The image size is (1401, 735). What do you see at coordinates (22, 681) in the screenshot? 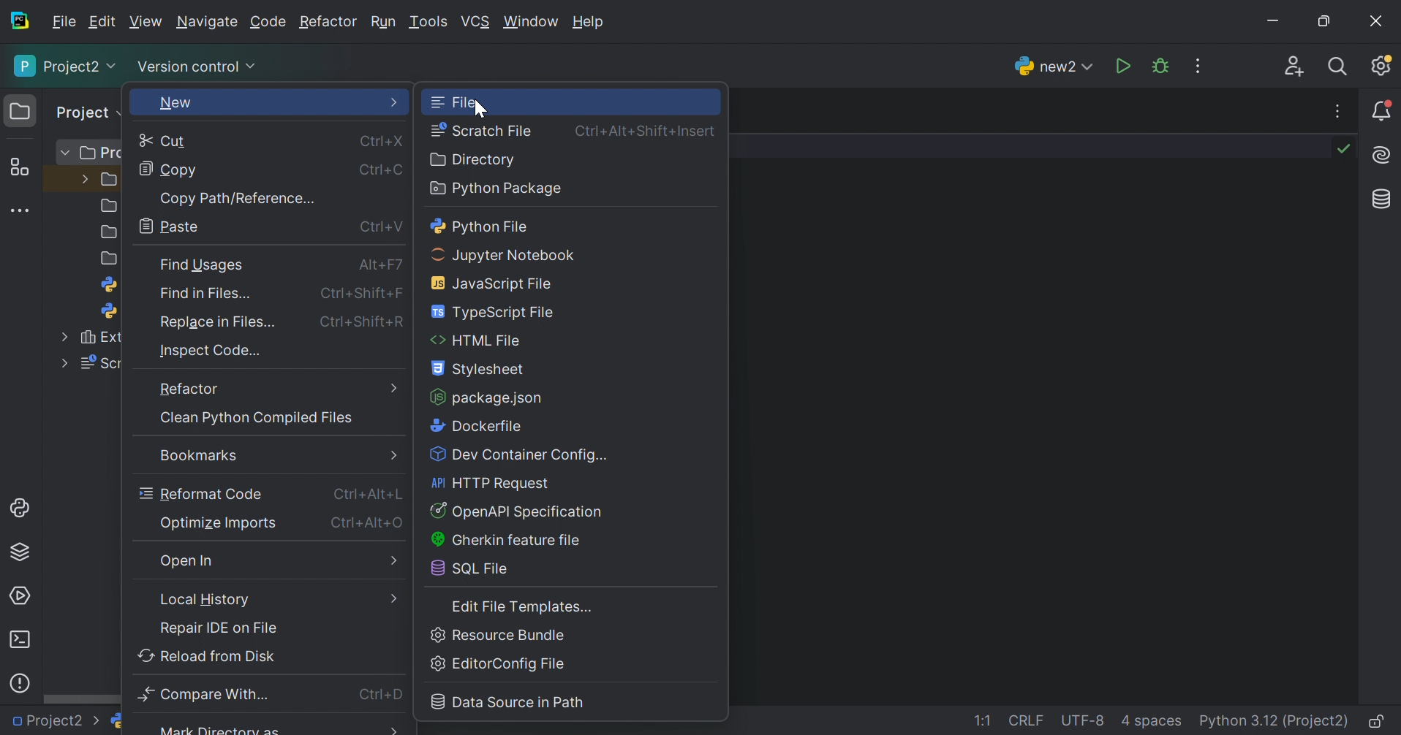
I see `Problems` at bounding box center [22, 681].